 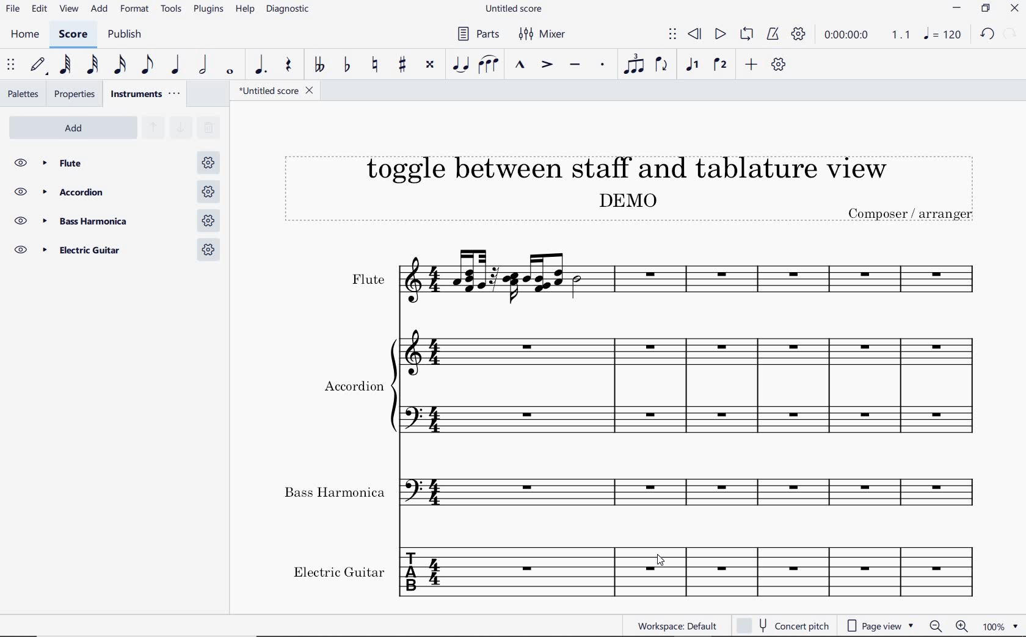 I want to click on marcato, so click(x=521, y=65).